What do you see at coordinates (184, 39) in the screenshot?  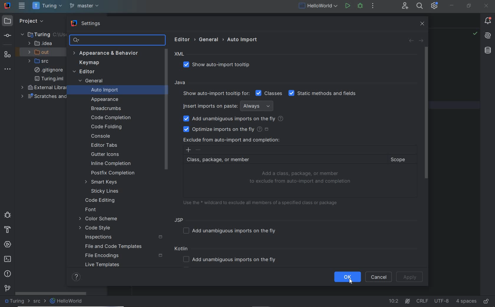 I see `editor` at bounding box center [184, 39].